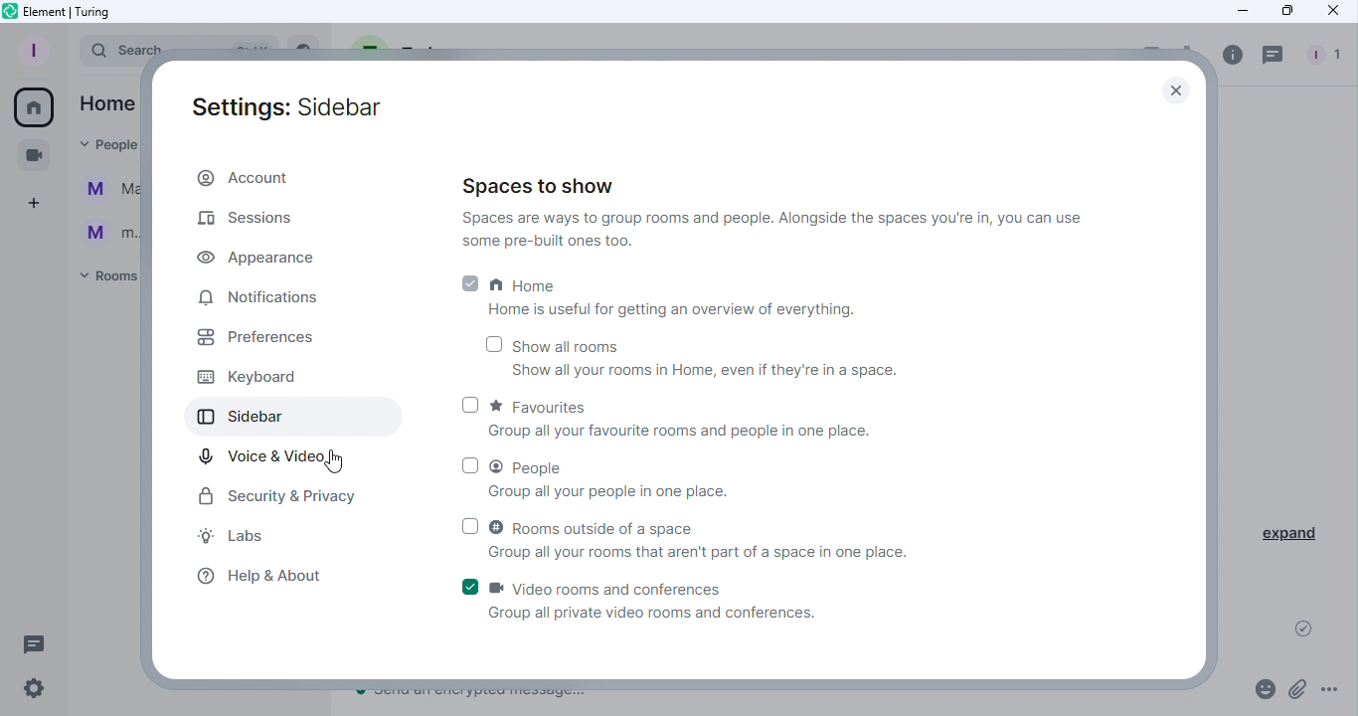 Image resolution: width=1358 pixels, height=716 pixels. I want to click on Show all rooms, so click(721, 355).